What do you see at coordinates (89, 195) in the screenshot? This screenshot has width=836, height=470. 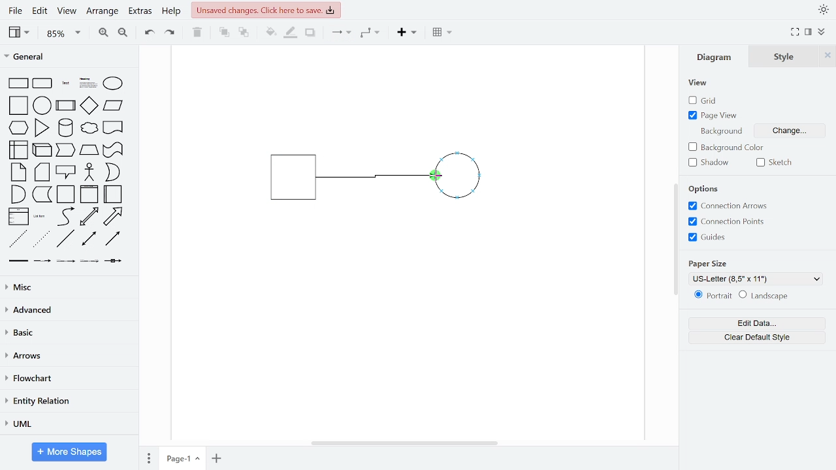 I see `vertical container` at bounding box center [89, 195].